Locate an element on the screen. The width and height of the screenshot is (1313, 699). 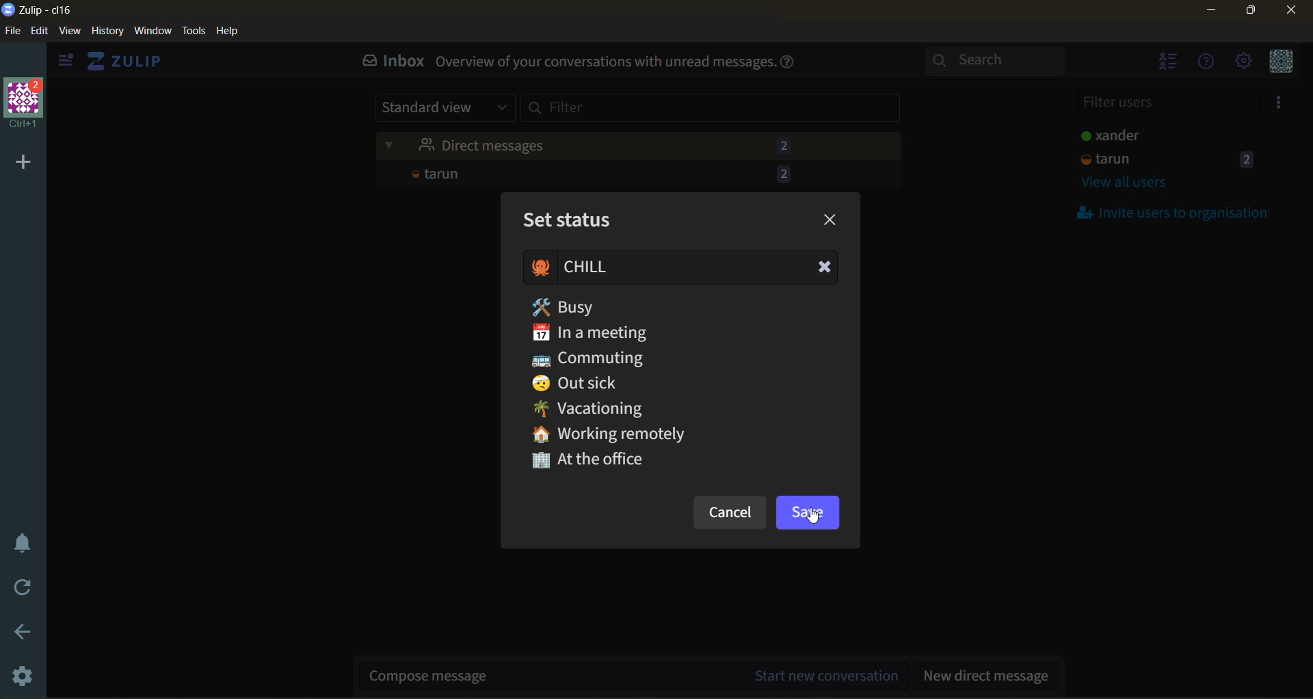
invite users to organisation is located at coordinates (1182, 212).